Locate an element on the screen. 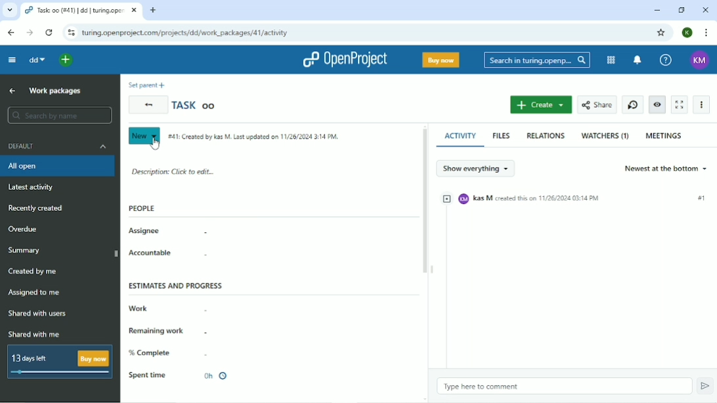  task:oo(#41)|turing.openproject.com is located at coordinates (80, 11).